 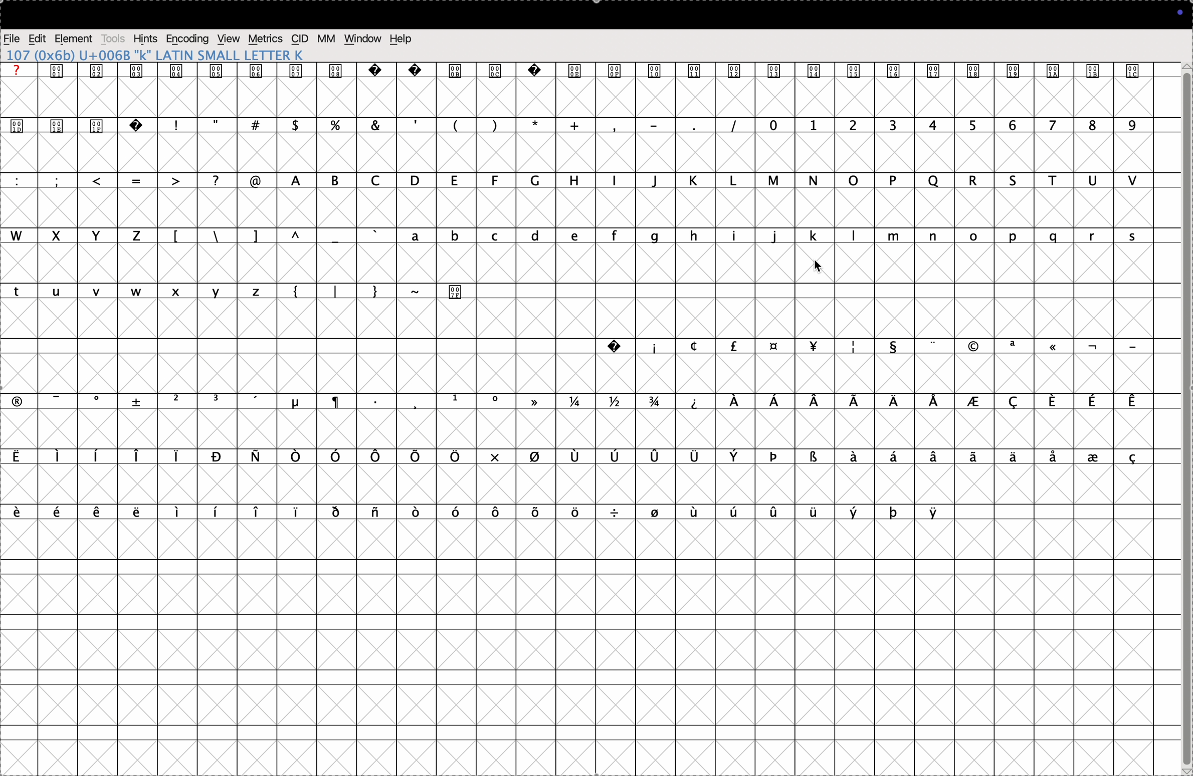 What do you see at coordinates (372, 291) in the screenshot?
I see `}` at bounding box center [372, 291].